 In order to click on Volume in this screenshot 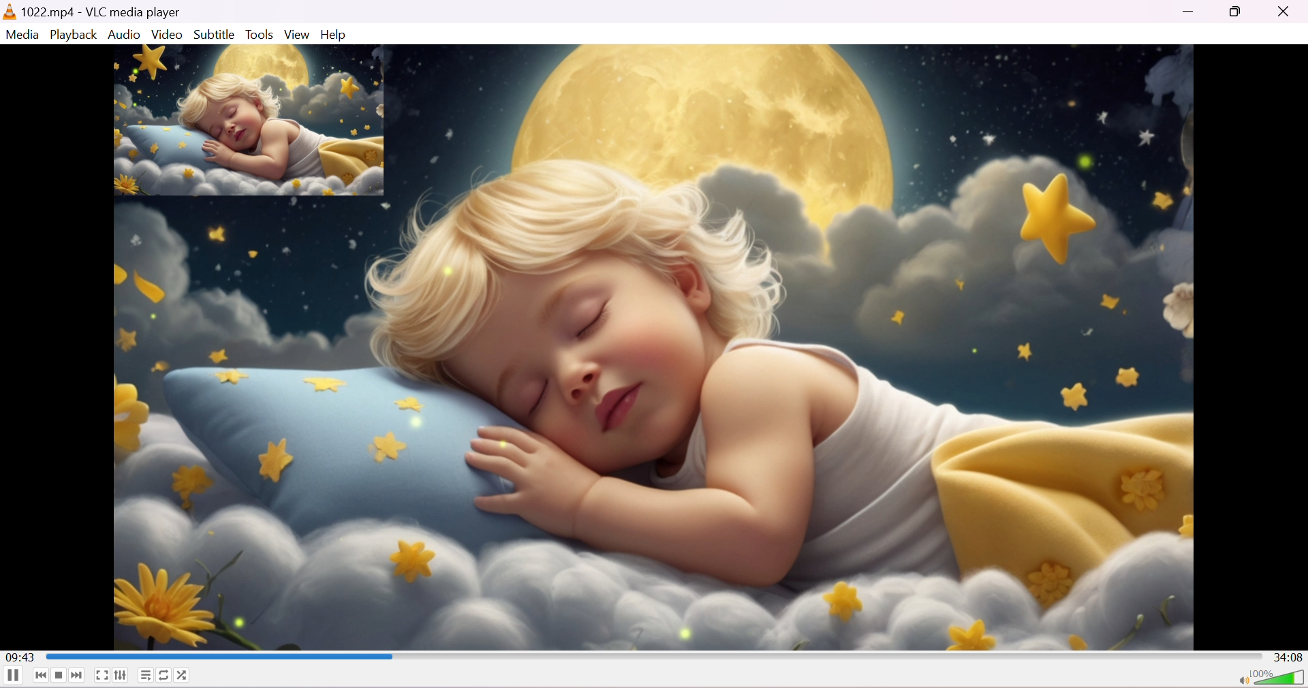, I will do `click(1280, 677)`.